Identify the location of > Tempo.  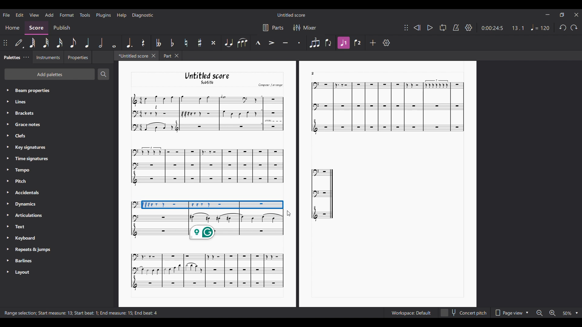
(20, 170).